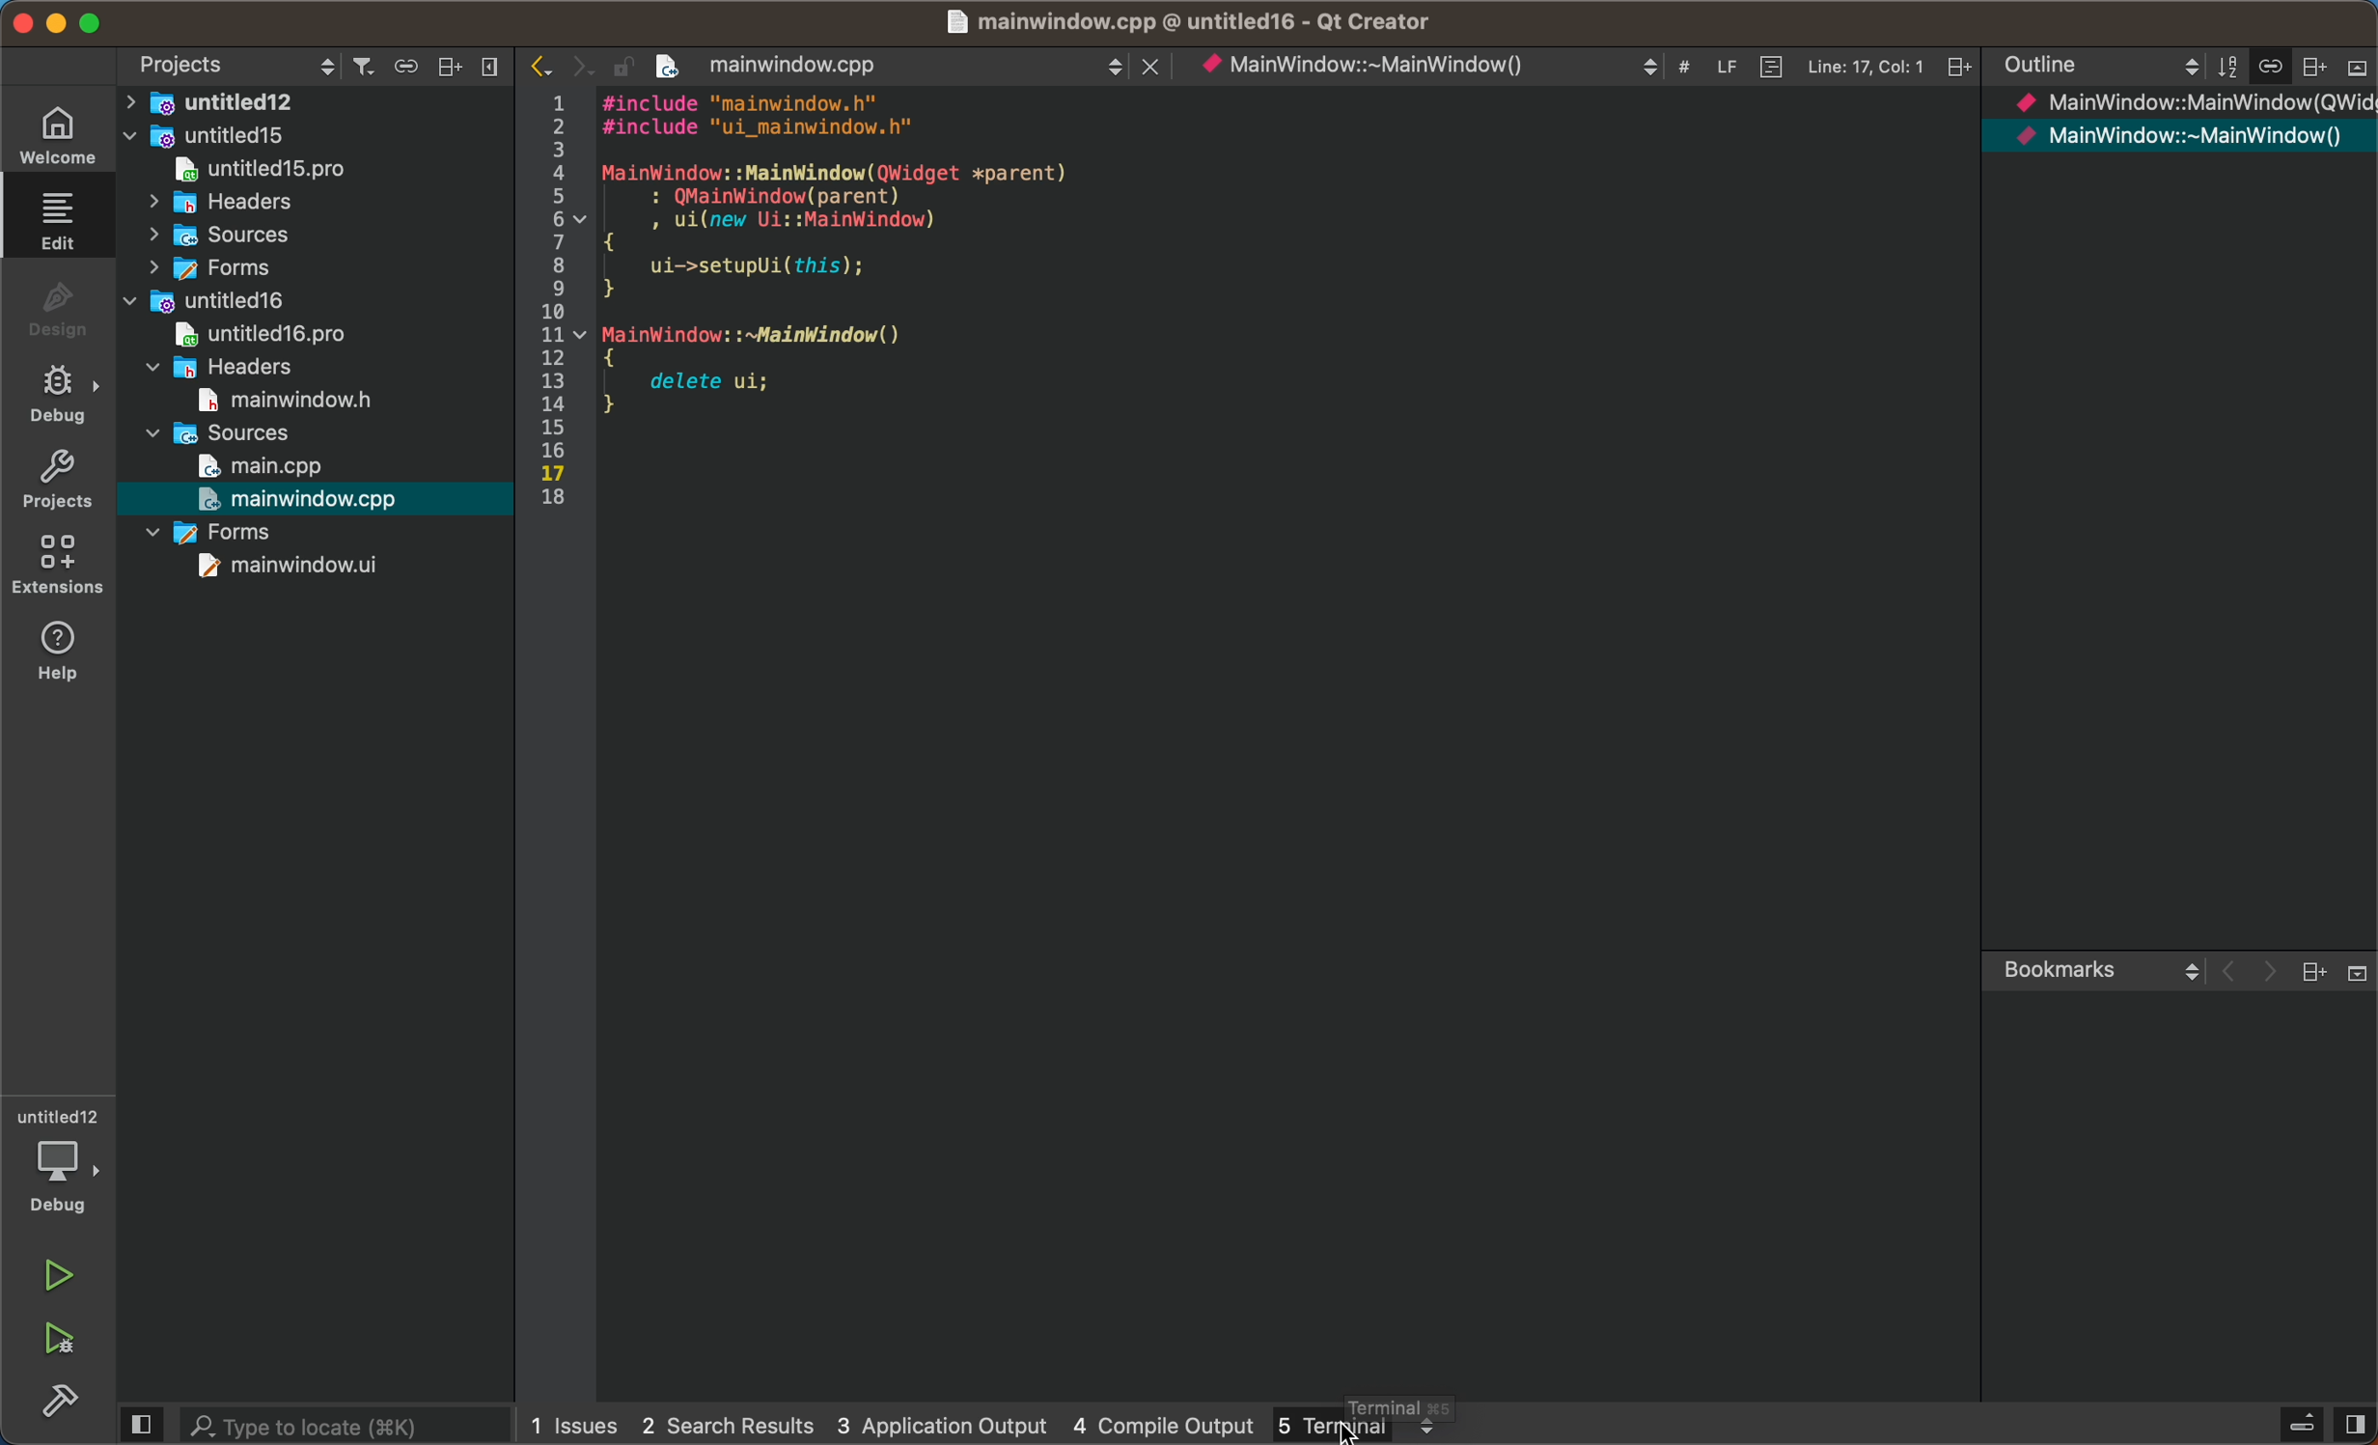  What do you see at coordinates (867, 257) in the screenshot?
I see `Code block for main window` at bounding box center [867, 257].